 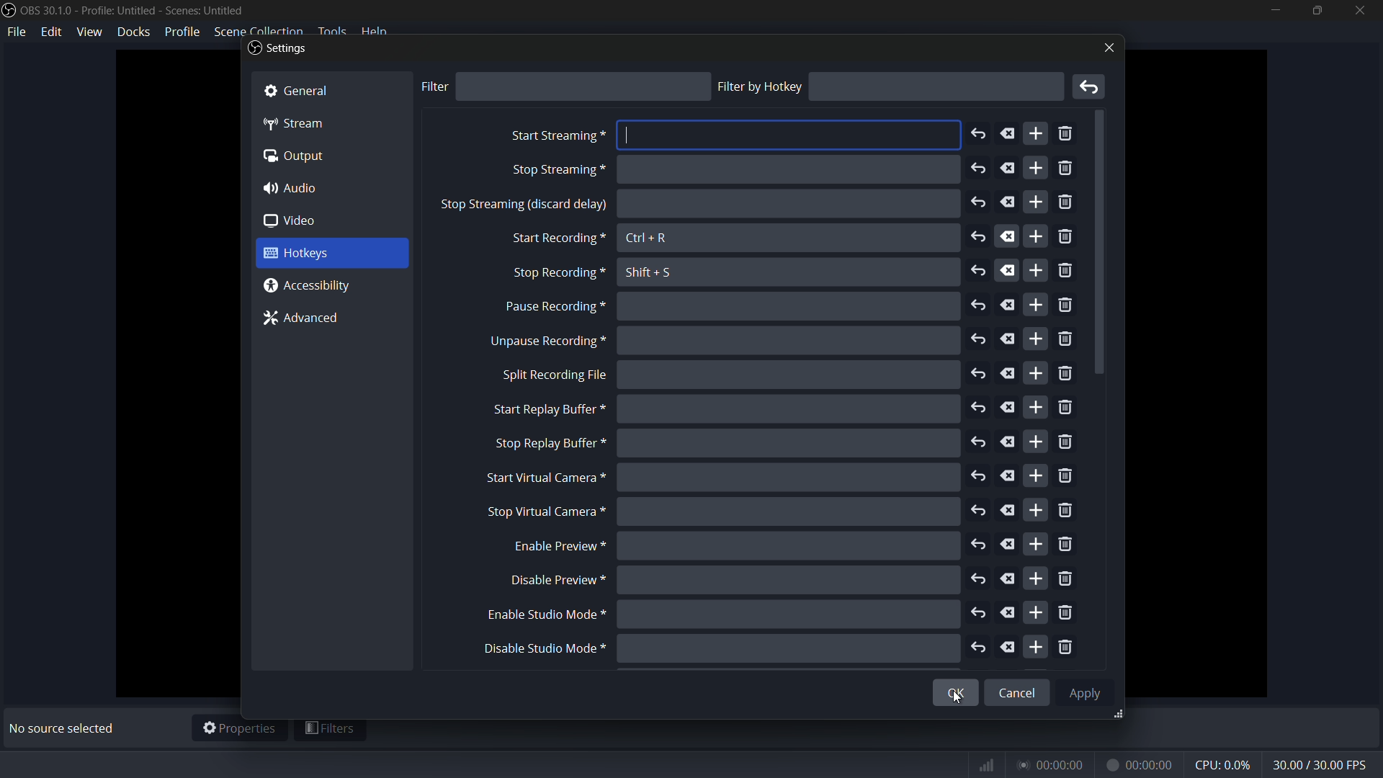 I want to click on add more, so click(x=1036, y=135).